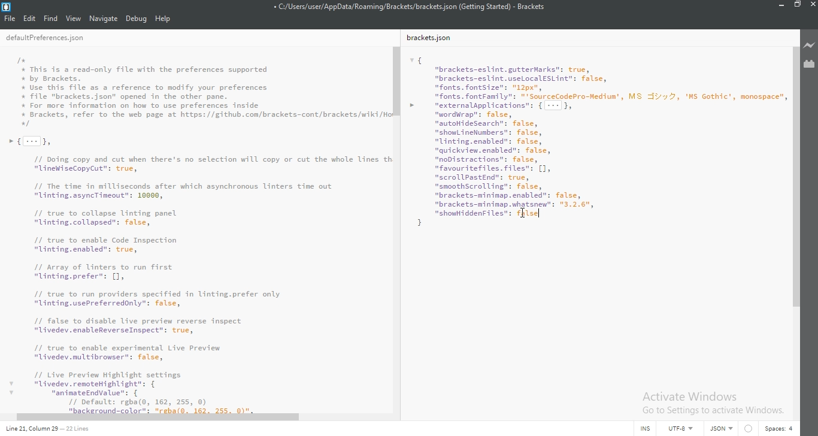 The width and height of the screenshot is (818, 436). Describe the element at coordinates (809, 46) in the screenshot. I see `live preview` at that location.